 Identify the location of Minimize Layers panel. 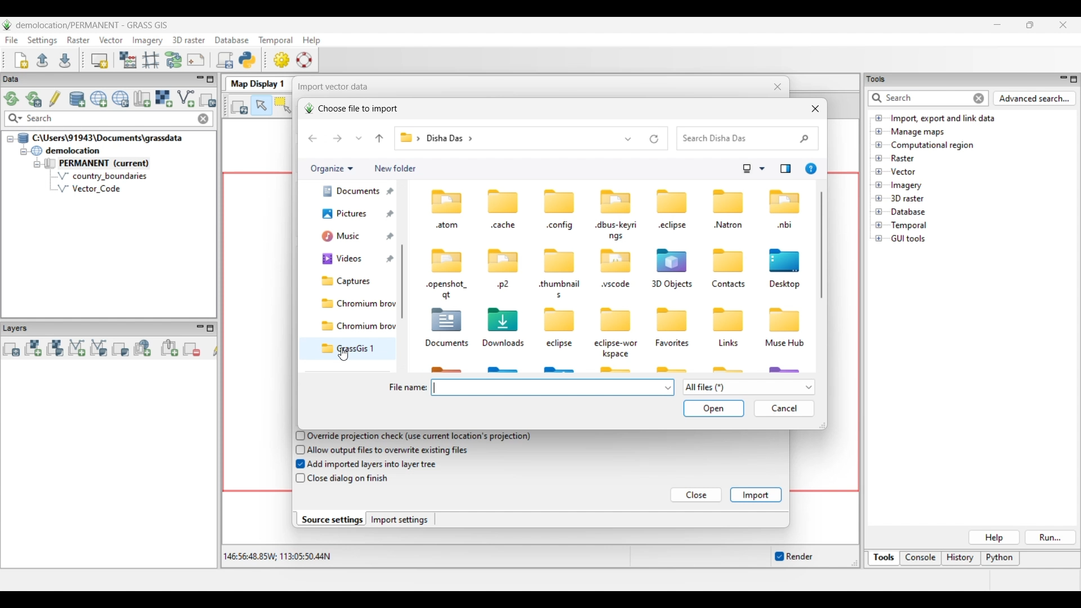
(200, 328).